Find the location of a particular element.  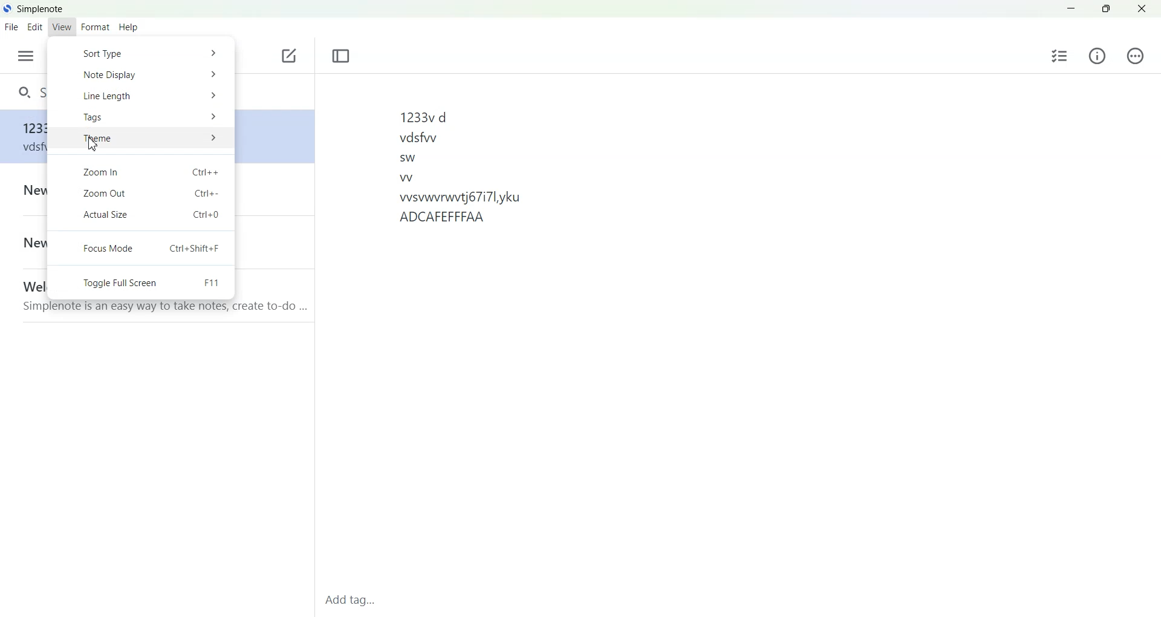

Theme is located at coordinates (140, 139).